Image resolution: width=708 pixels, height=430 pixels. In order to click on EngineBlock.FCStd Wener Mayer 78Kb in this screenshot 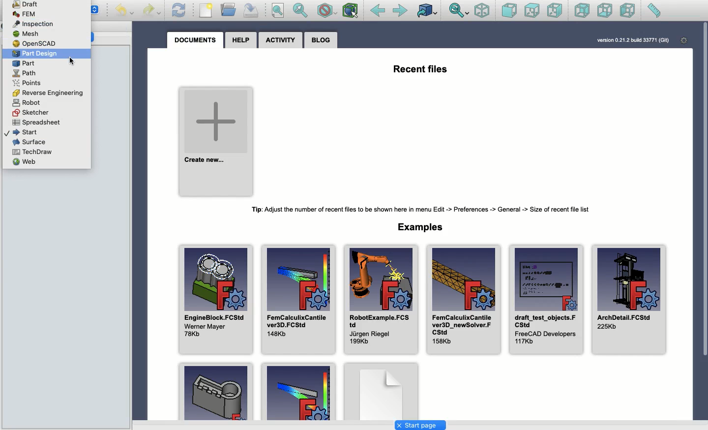, I will do `click(215, 300)`.